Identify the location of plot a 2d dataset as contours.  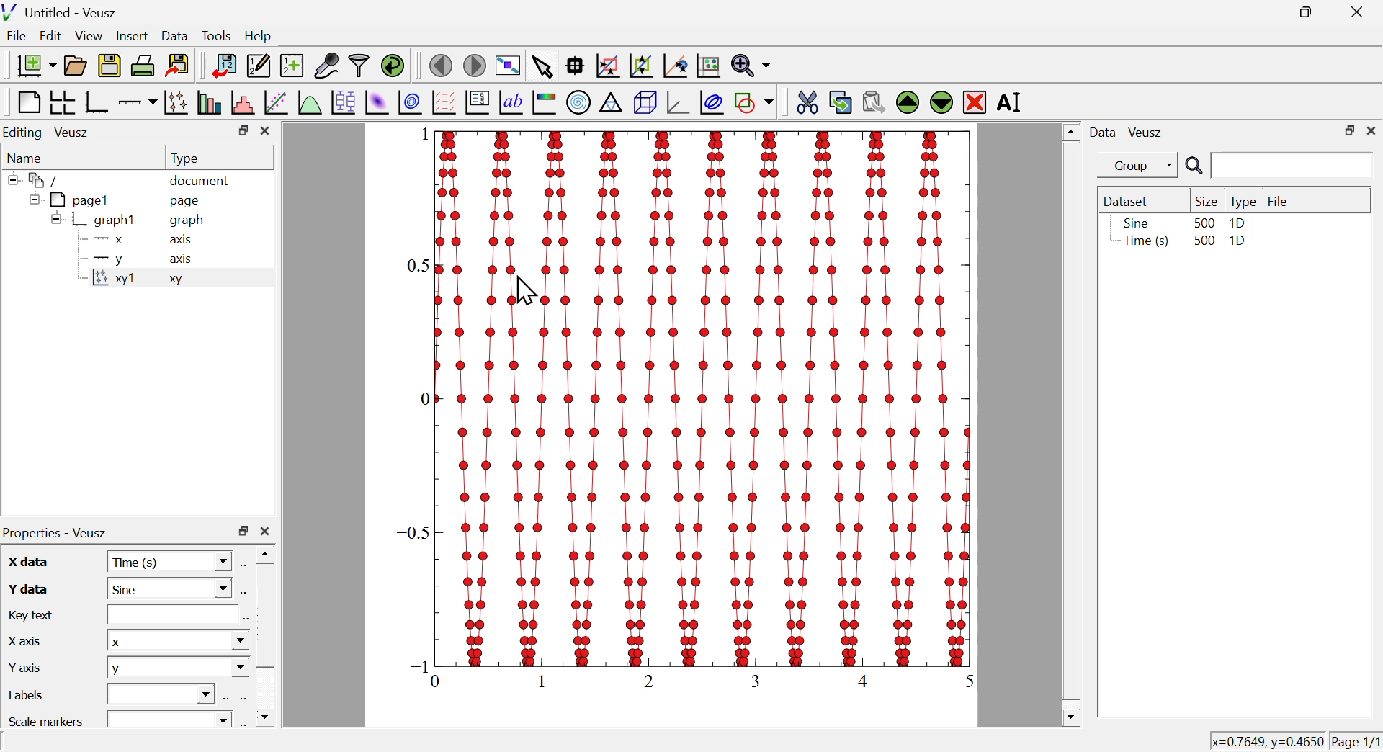
(410, 102).